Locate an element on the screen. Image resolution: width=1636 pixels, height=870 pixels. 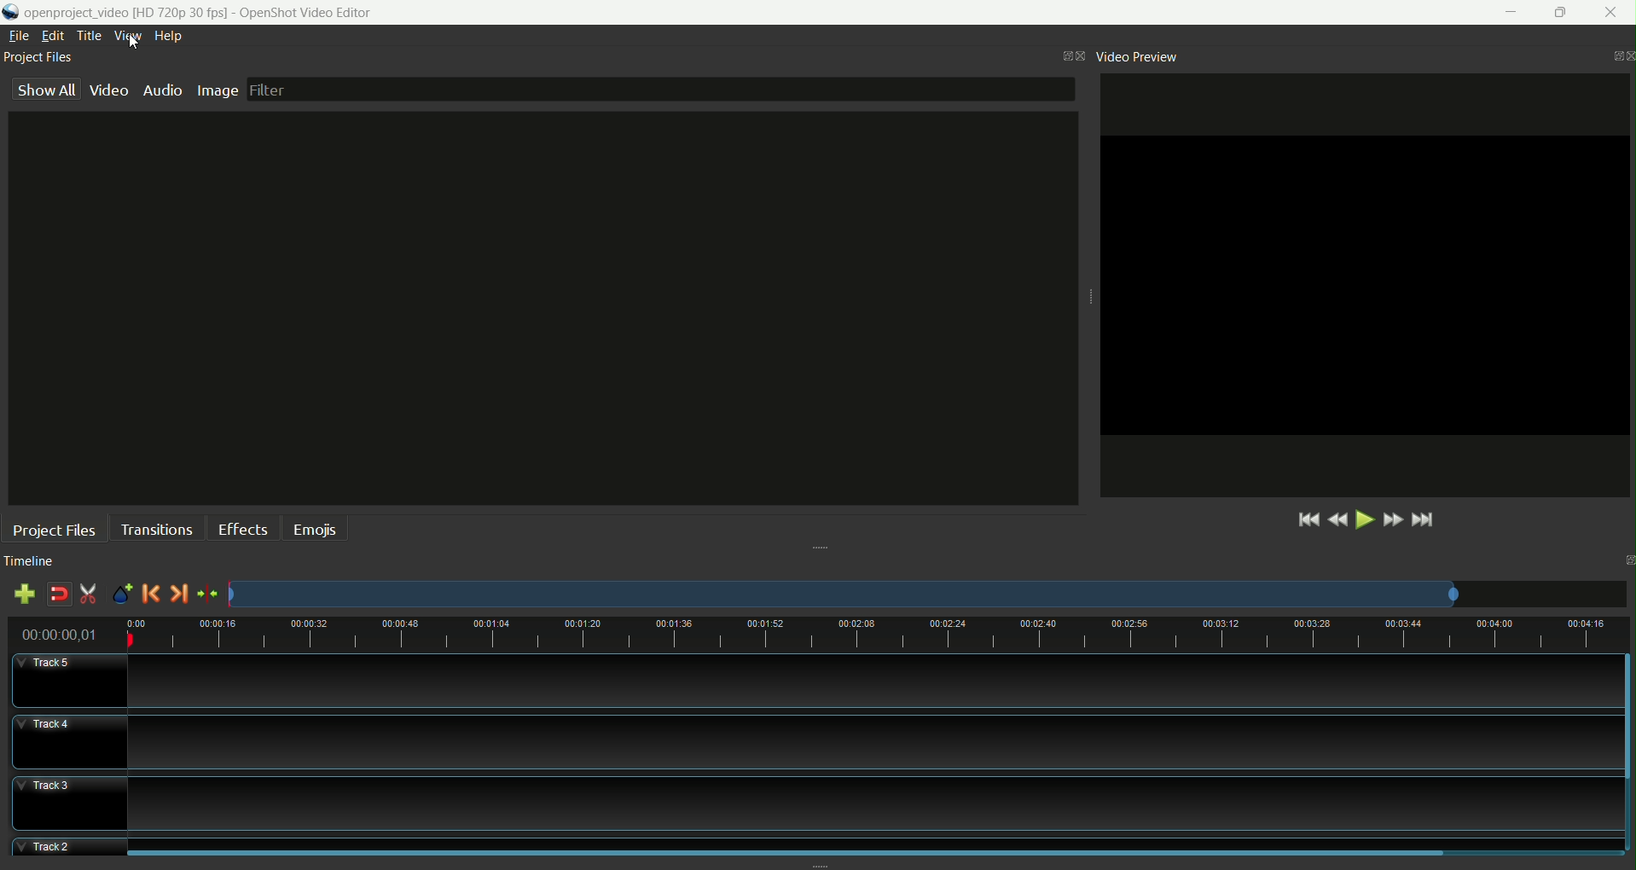
rewind is located at coordinates (1340, 522).